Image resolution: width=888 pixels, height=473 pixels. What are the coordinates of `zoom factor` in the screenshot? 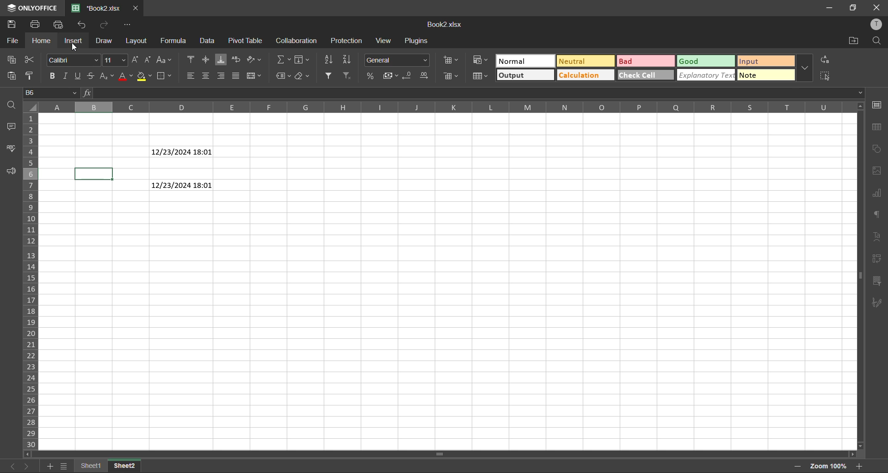 It's located at (829, 466).